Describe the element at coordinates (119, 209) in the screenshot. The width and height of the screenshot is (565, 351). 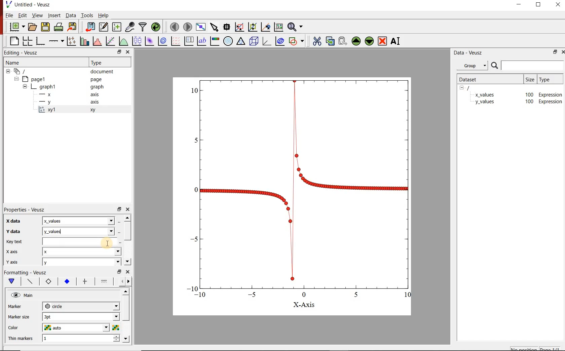
I see `restore down` at that location.